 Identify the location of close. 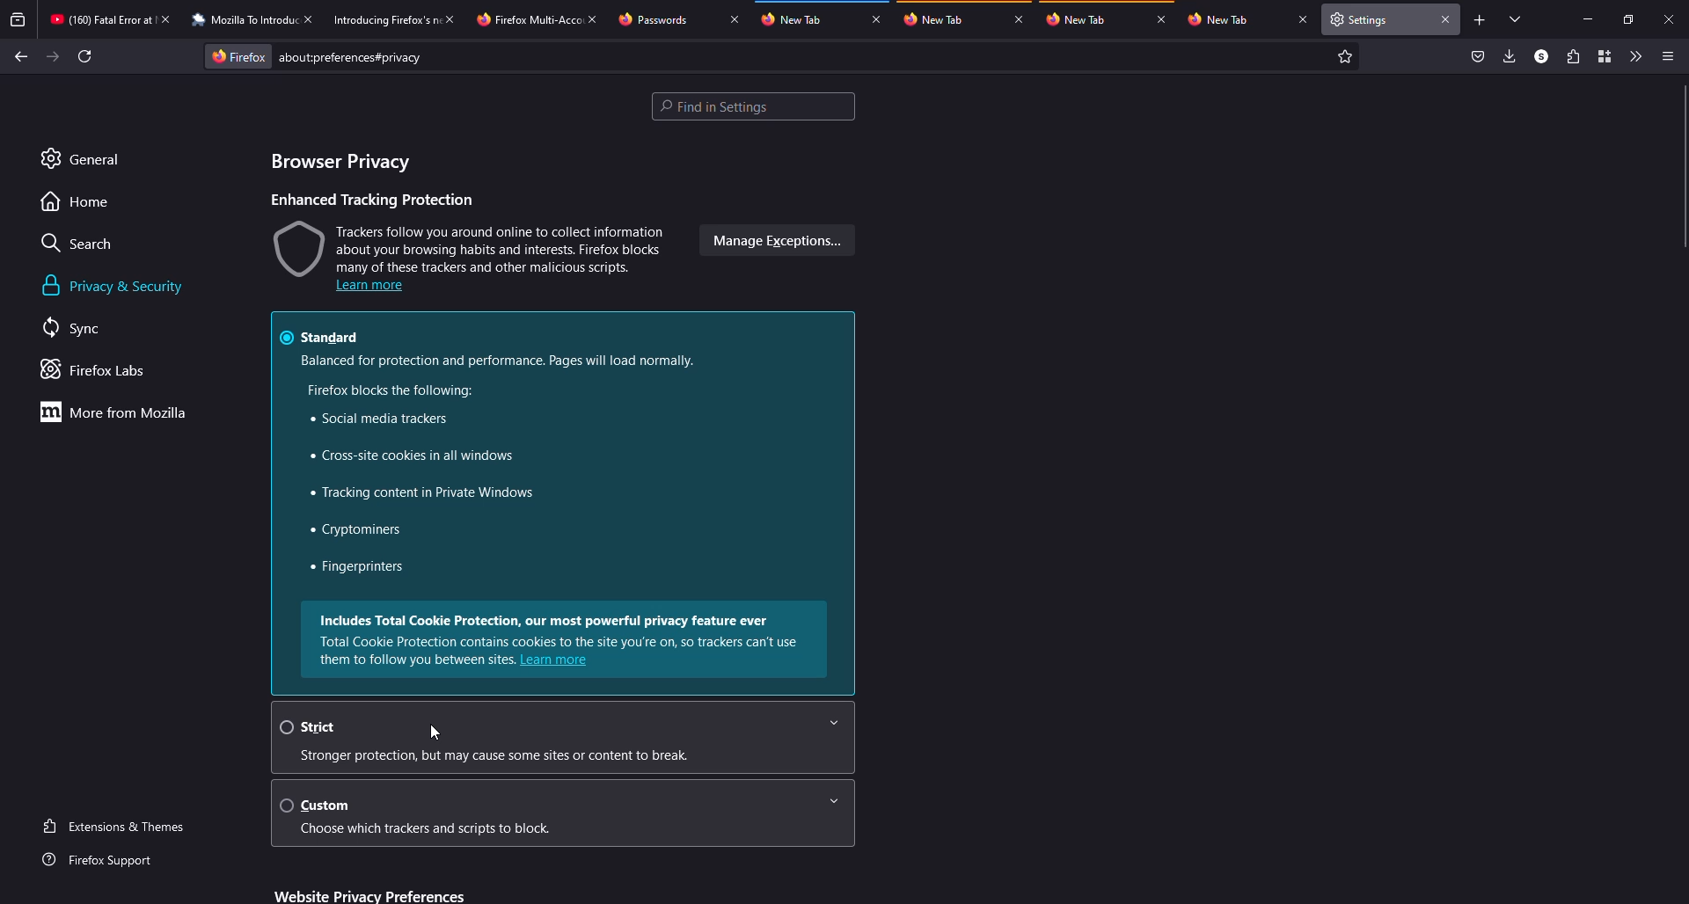
(1019, 20).